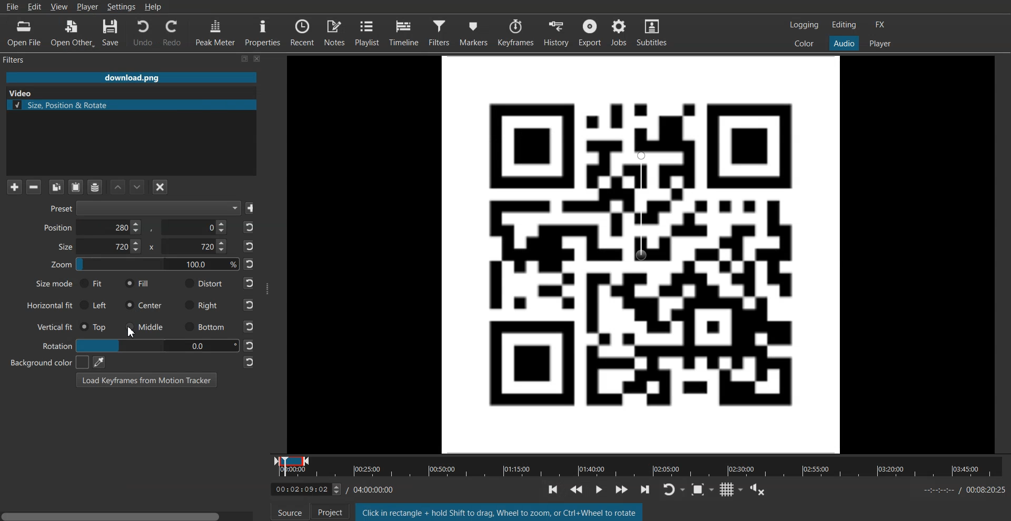 This screenshot has width=1011, height=521. Describe the element at coordinates (734, 491) in the screenshot. I see `Toggle grid display on the player` at that location.